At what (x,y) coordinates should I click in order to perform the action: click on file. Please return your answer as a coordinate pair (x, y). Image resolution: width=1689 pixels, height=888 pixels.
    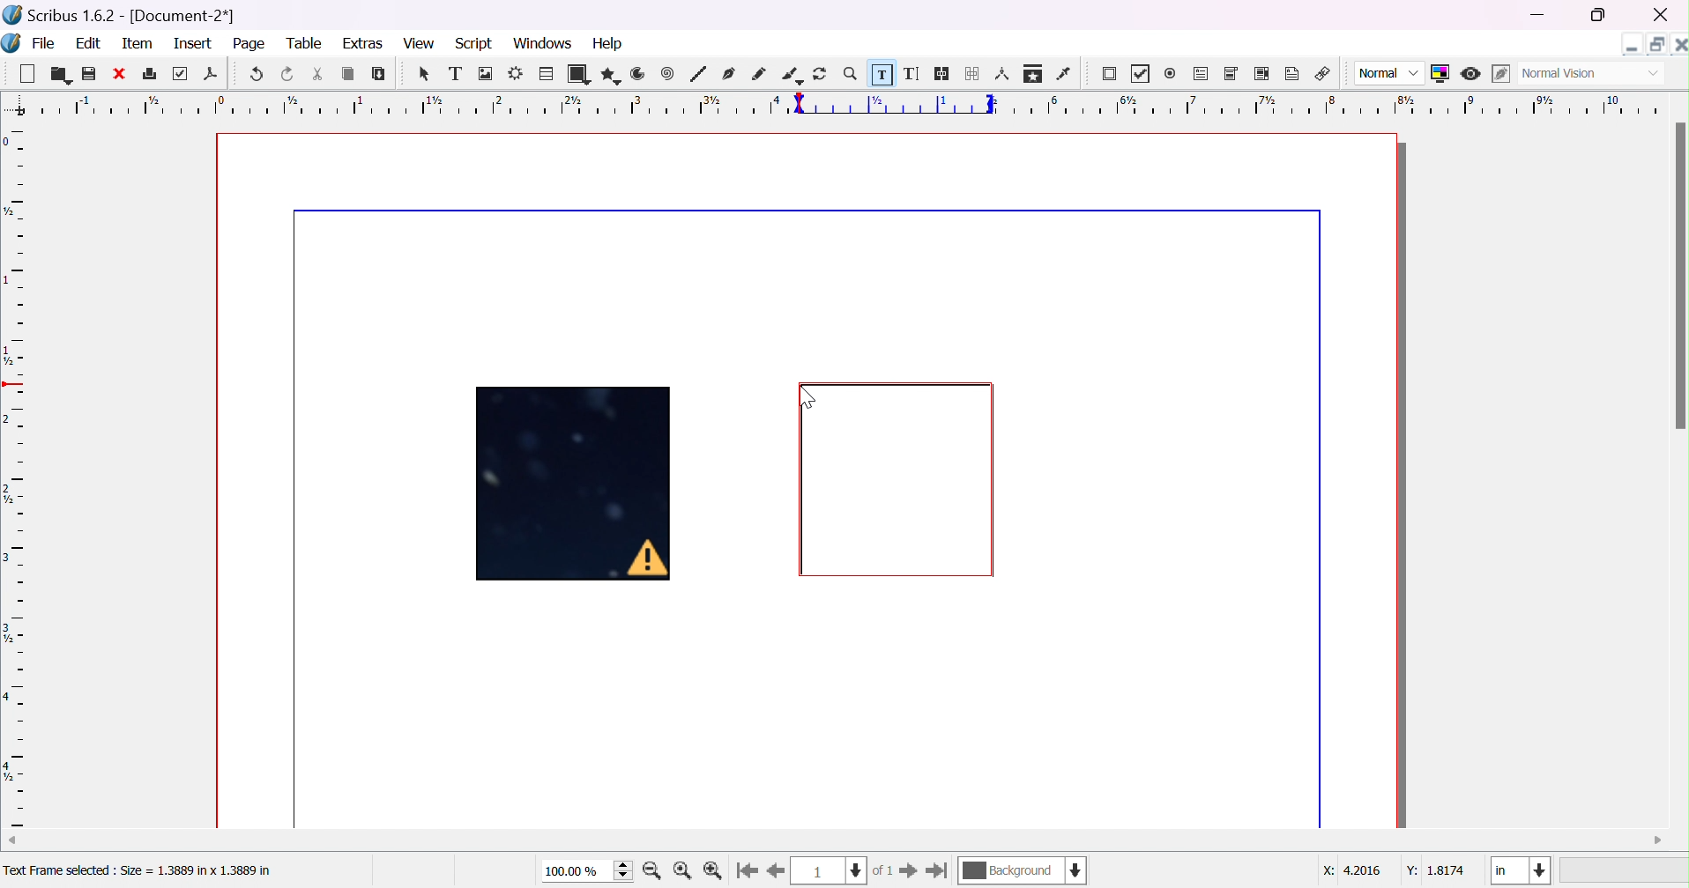
    Looking at the image, I should click on (44, 42).